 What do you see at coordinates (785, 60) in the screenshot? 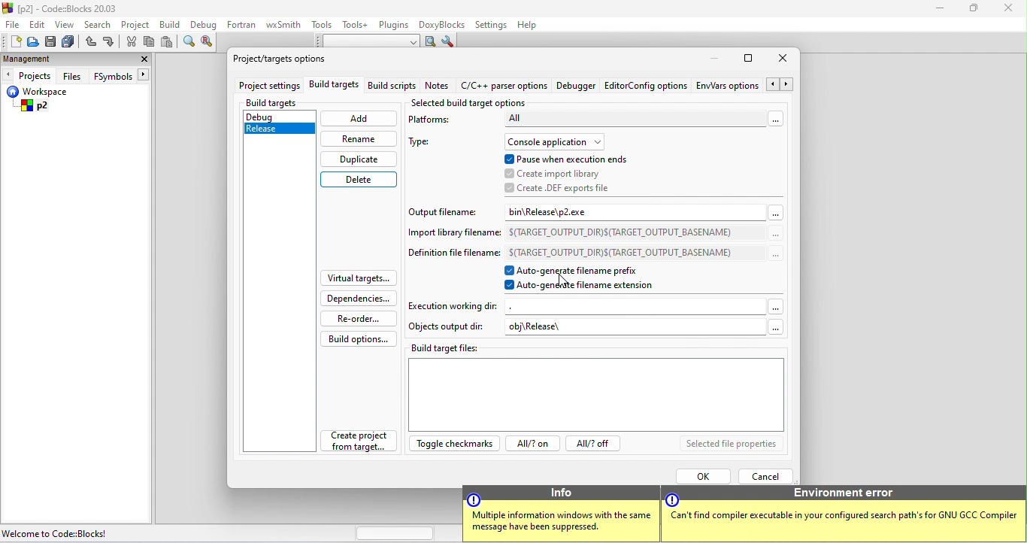
I see `close` at bounding box center [785, 60].